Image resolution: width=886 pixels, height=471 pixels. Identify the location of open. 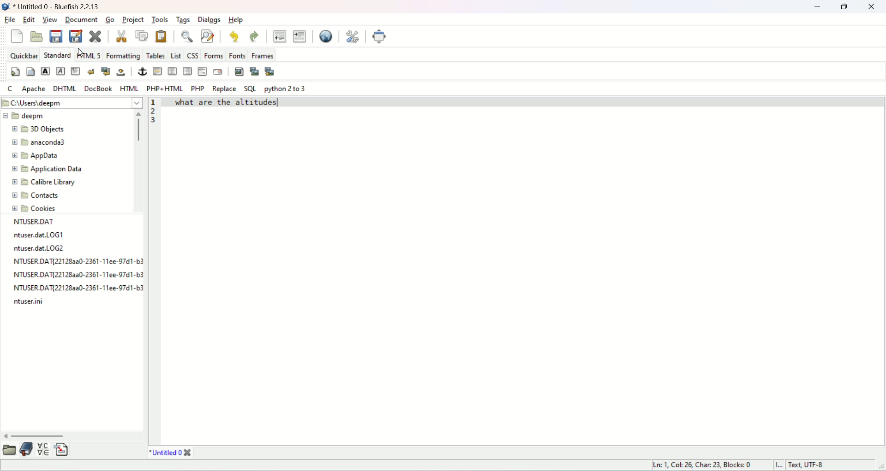
(10, 450).